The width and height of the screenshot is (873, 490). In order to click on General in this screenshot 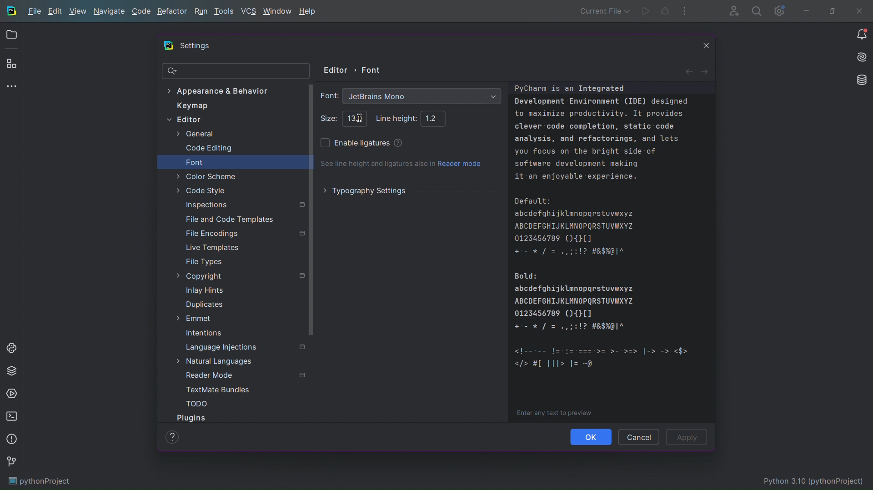, I will do `click(195, 134)`.